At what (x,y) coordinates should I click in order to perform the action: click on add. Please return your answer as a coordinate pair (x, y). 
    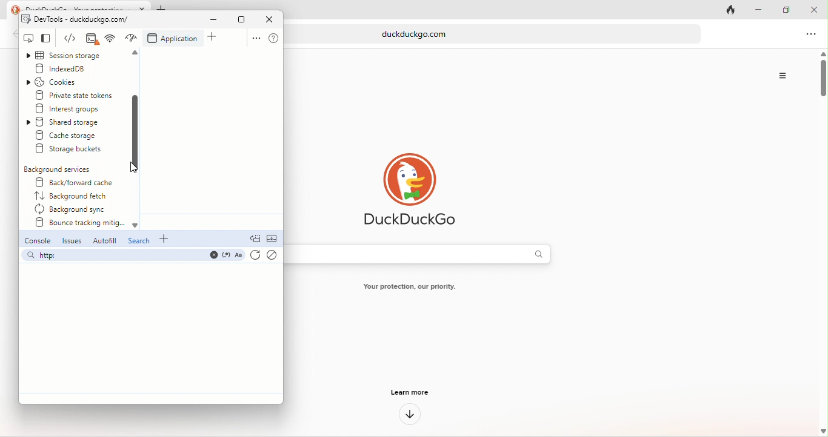
    Looking at the image, I should click on (216, 38).